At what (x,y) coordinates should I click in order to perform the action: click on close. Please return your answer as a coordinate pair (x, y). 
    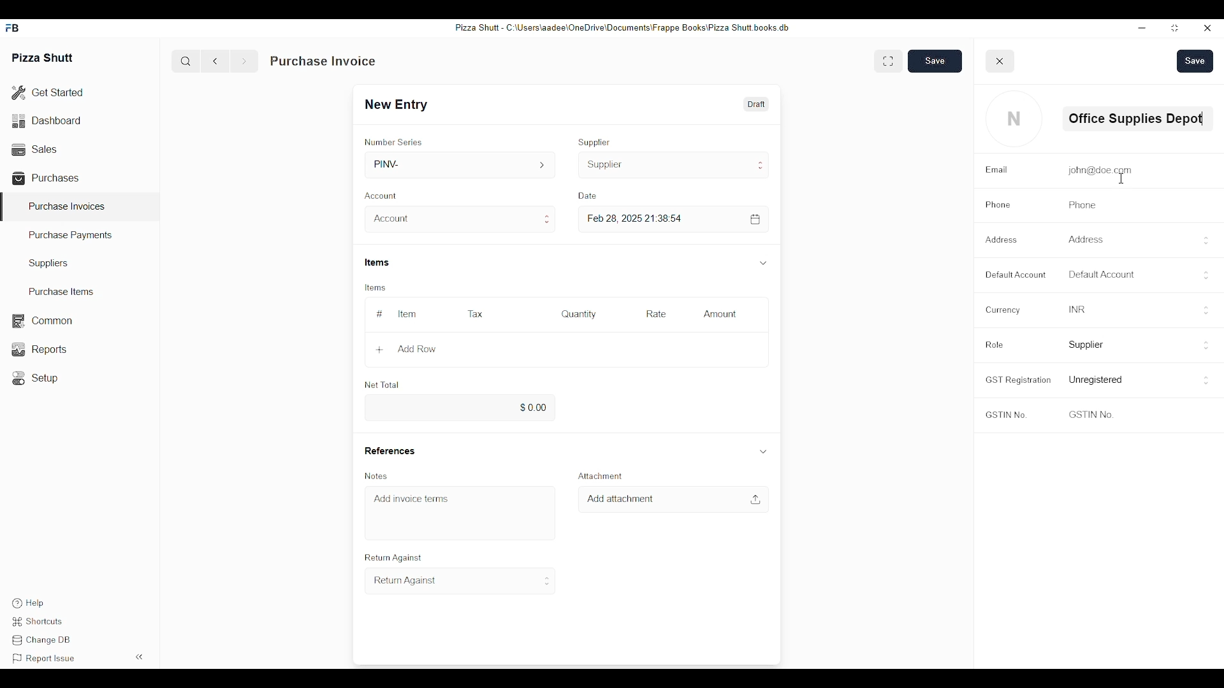
    Looking at the image, I should click on (1000, 61).